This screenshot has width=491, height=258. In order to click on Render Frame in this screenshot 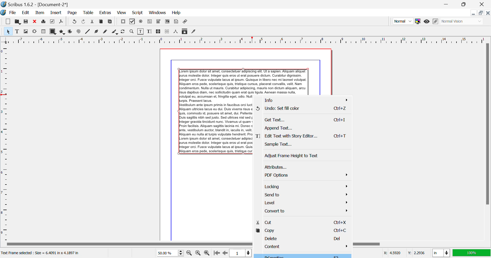, I will do `click(34, 32)`.